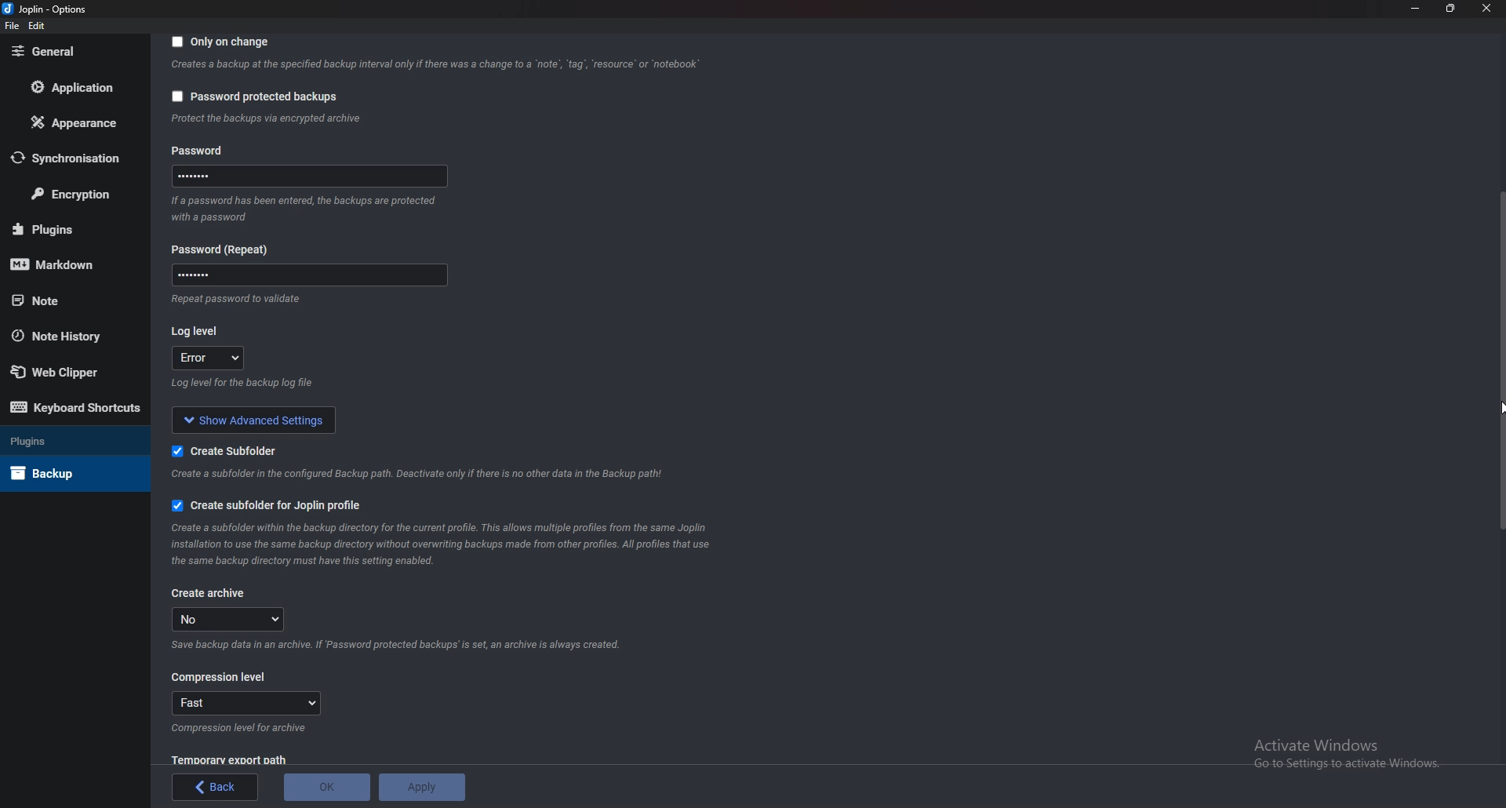 The width and height of the screenshot is (1506, 808). What do you see at coordinates (226, 249) in the screenshot?
I see `Password` at bounding box center [226, 249].